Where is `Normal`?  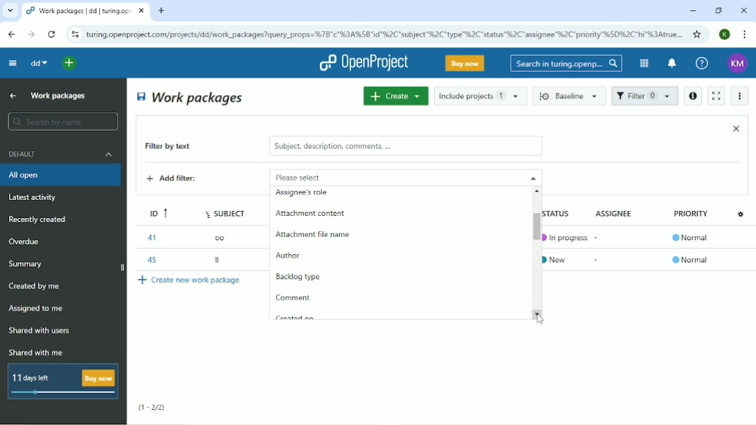
Normal is located at coordinates (692, 239).